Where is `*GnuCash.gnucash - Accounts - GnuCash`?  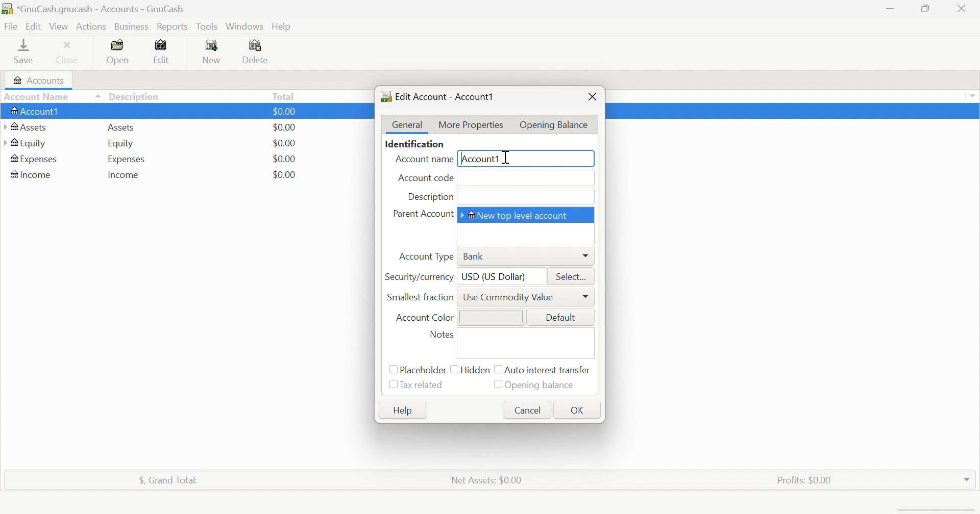 *GnuCash.gnucash - Accounts - GnuCash is located at coordinates (96, 9).